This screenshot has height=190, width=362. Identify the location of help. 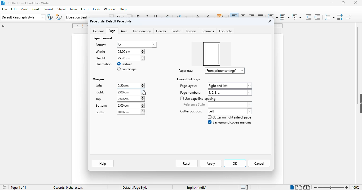
(103, 163).